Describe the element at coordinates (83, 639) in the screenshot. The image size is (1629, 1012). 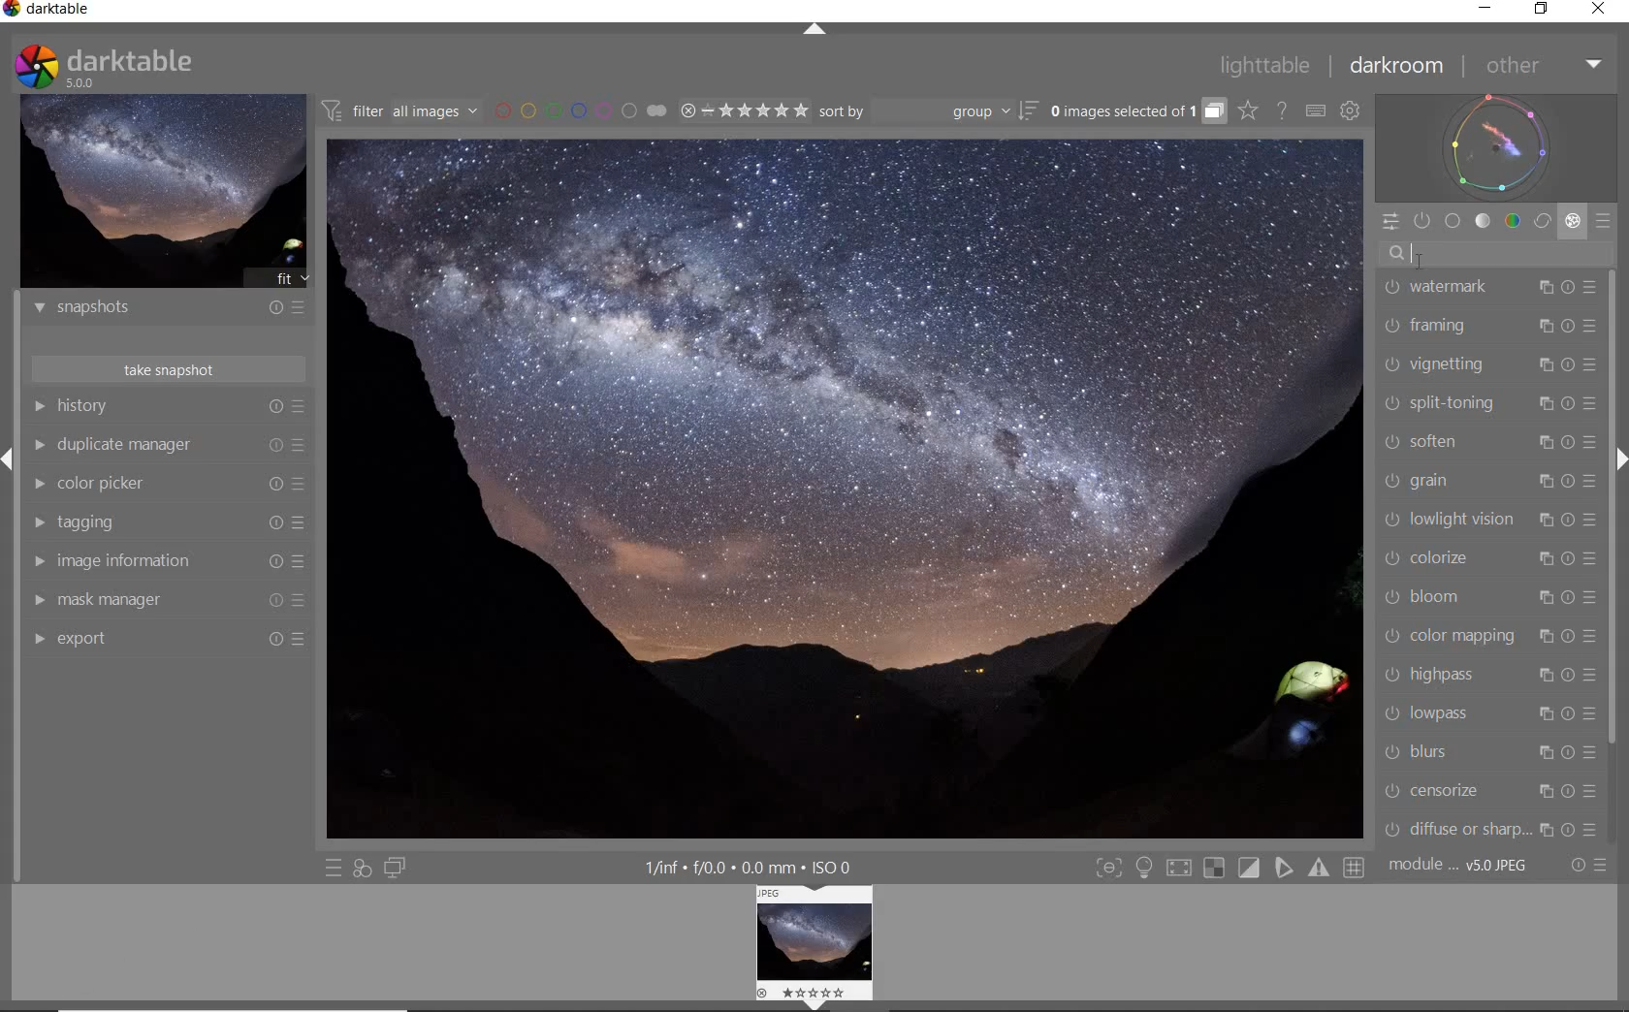
I see `Export` at that location.